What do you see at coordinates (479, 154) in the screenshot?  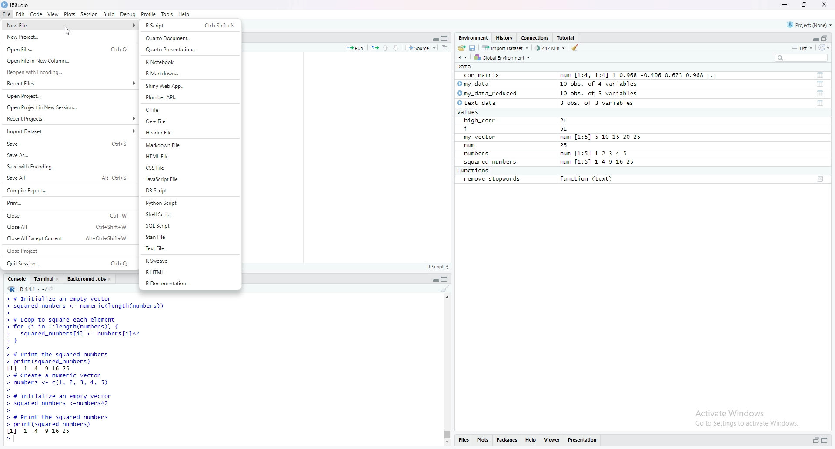 I see `numbers` at bounding box center [479, 154].